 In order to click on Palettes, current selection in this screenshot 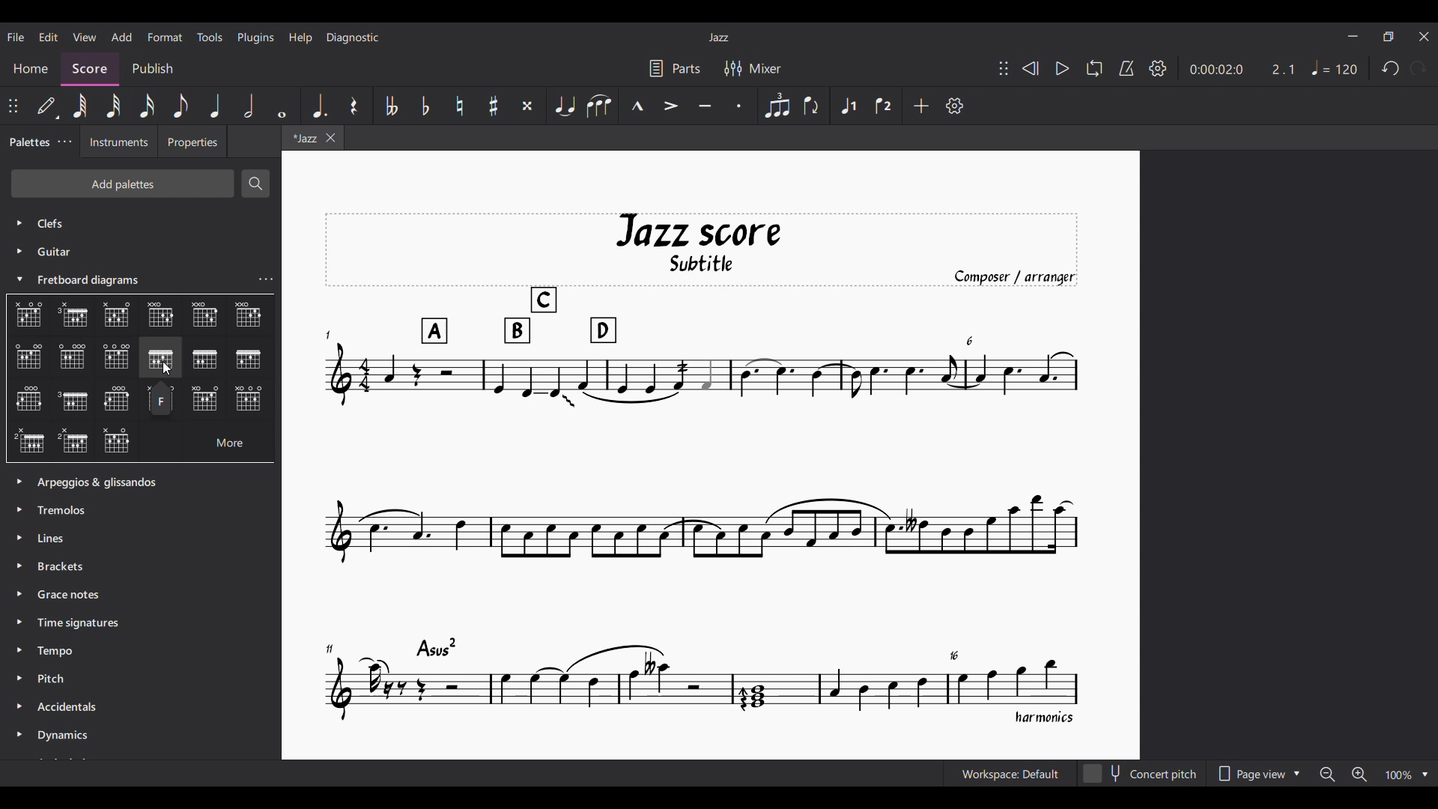, I will do `click(27, 146)`.